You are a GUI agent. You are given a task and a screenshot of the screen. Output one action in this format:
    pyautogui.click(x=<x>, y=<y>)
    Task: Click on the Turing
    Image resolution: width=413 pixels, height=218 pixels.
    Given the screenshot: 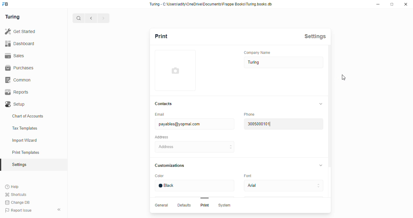 What is the action you would take?
    pyautogui.click(x=14, y=17)
    